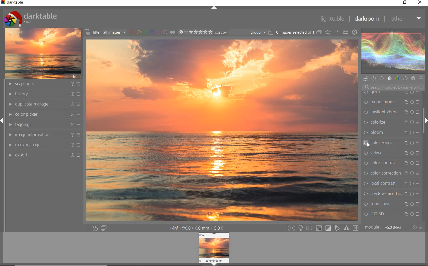 The image size is (428, 266). I want to click on lowlight vision, so click(391, 112).